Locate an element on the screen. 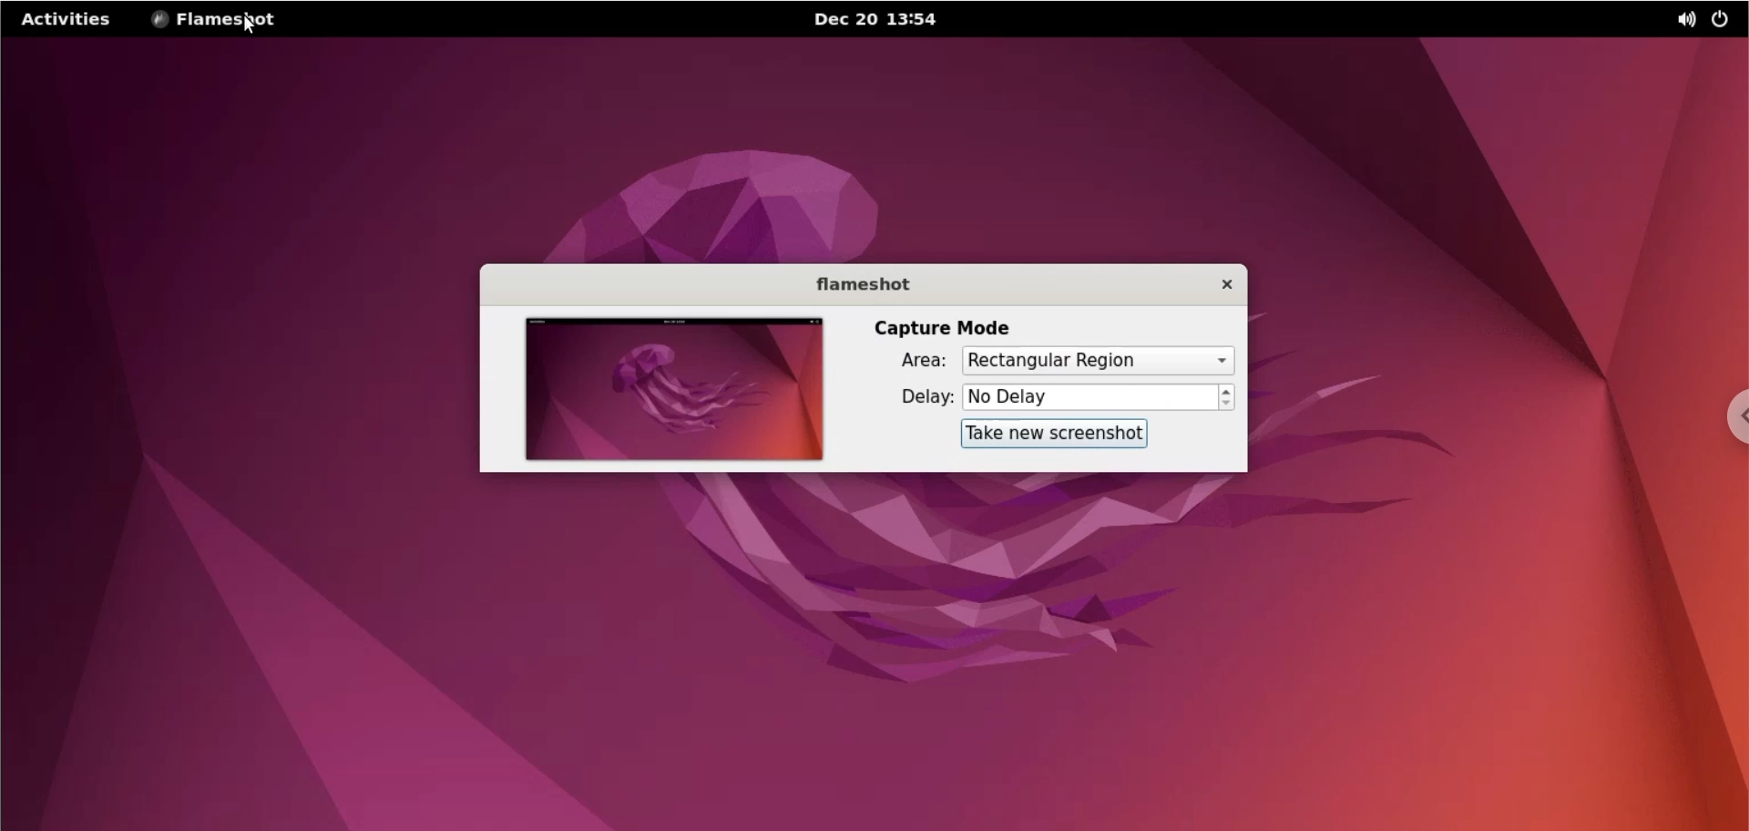 Image resolution: width=1749 pixels, height=831 pixels. delay options is located at coordinates (1089, 397).